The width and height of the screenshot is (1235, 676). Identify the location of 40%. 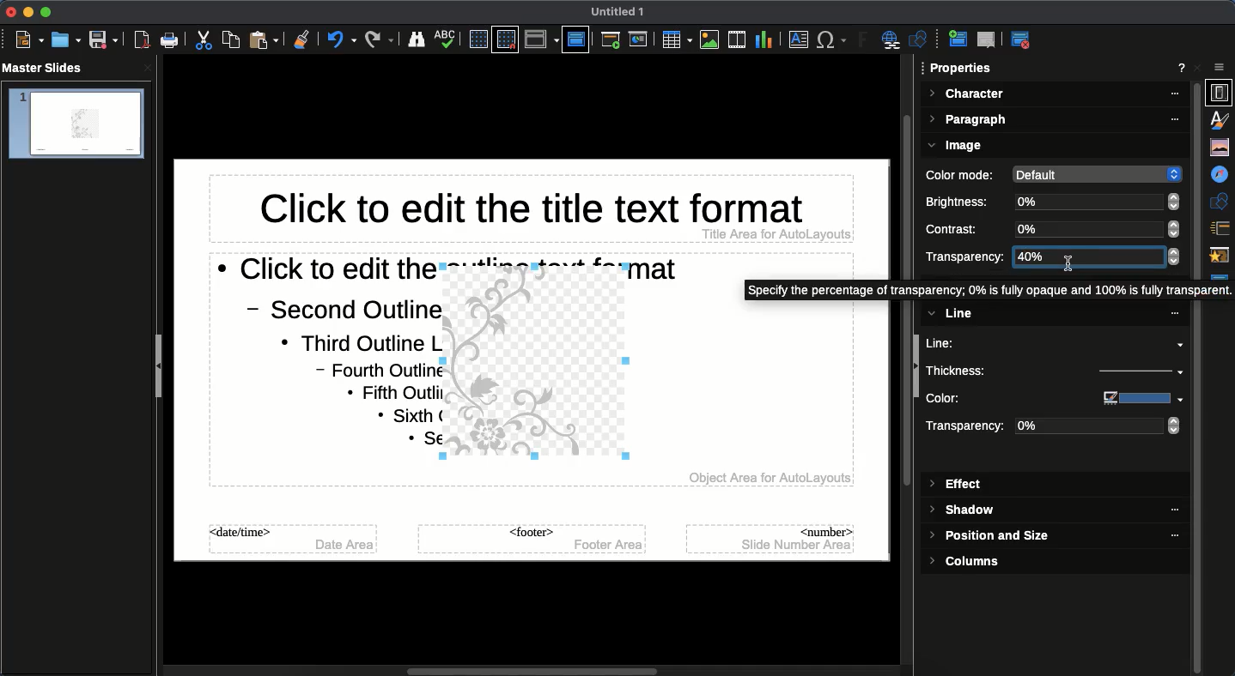
(1094, 257).